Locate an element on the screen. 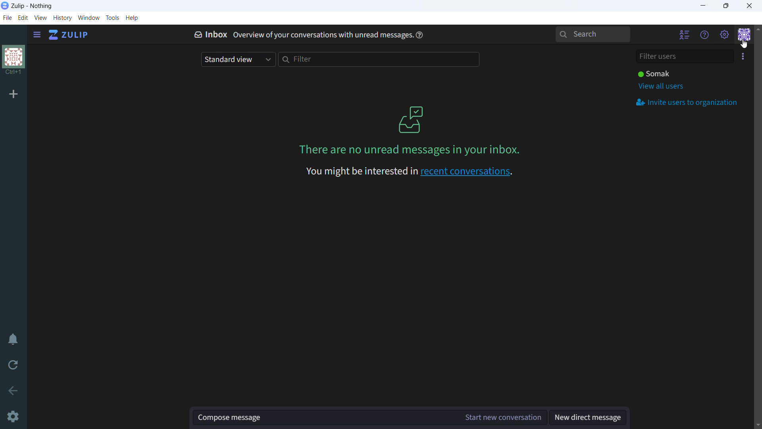 The width and height of the screenshot is (762, 429). recent conversations is located at coordinates (407, 172).